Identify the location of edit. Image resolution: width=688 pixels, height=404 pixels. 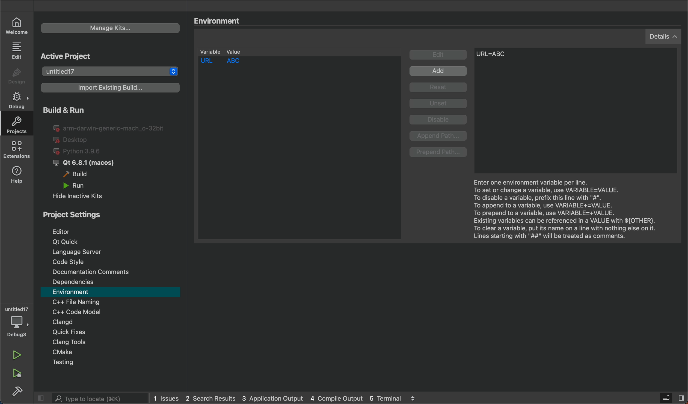
(19, 50).